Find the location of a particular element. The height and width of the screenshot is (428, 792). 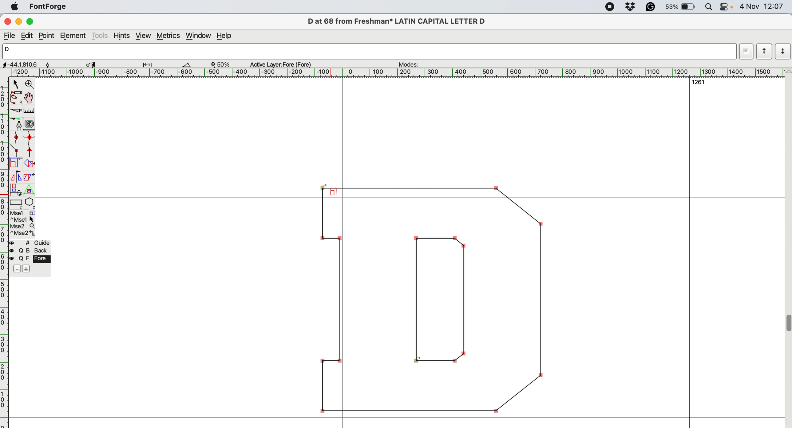

battery is located at coordinates (681, 7).